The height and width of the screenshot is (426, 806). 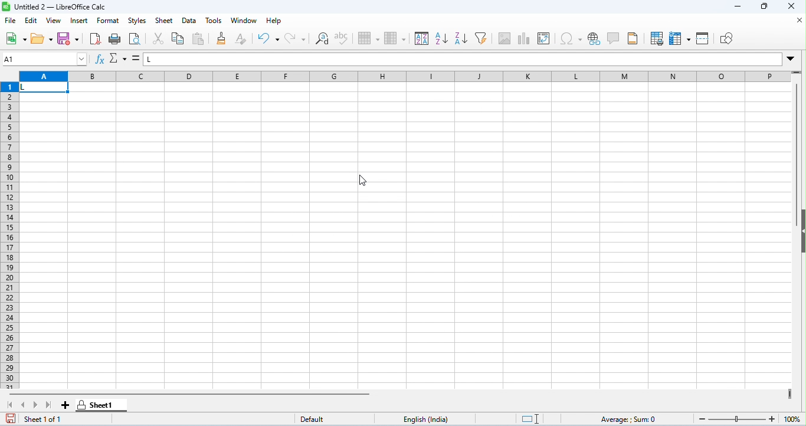 I want to click on select function, so click(x=118, y=59).